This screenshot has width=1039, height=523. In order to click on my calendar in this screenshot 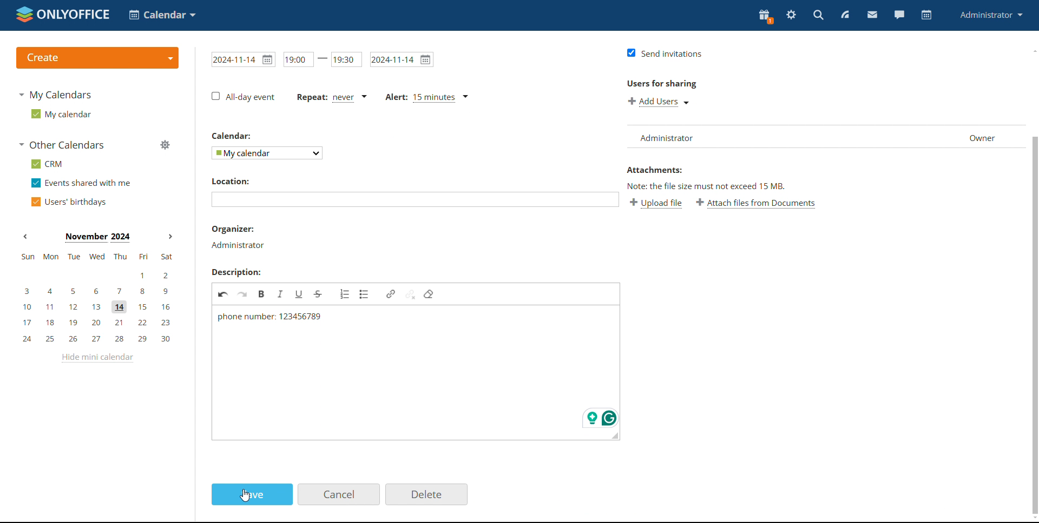, I will do `click(62, 113)`.